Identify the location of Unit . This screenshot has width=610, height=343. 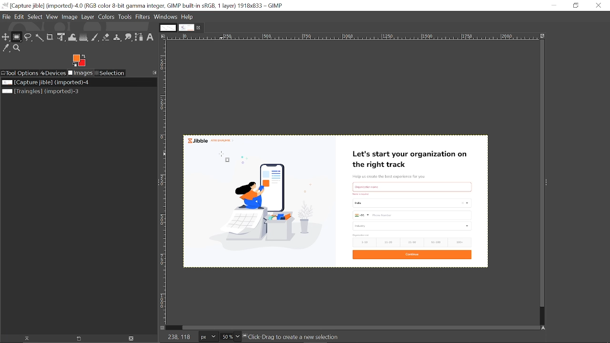
(209, 336).